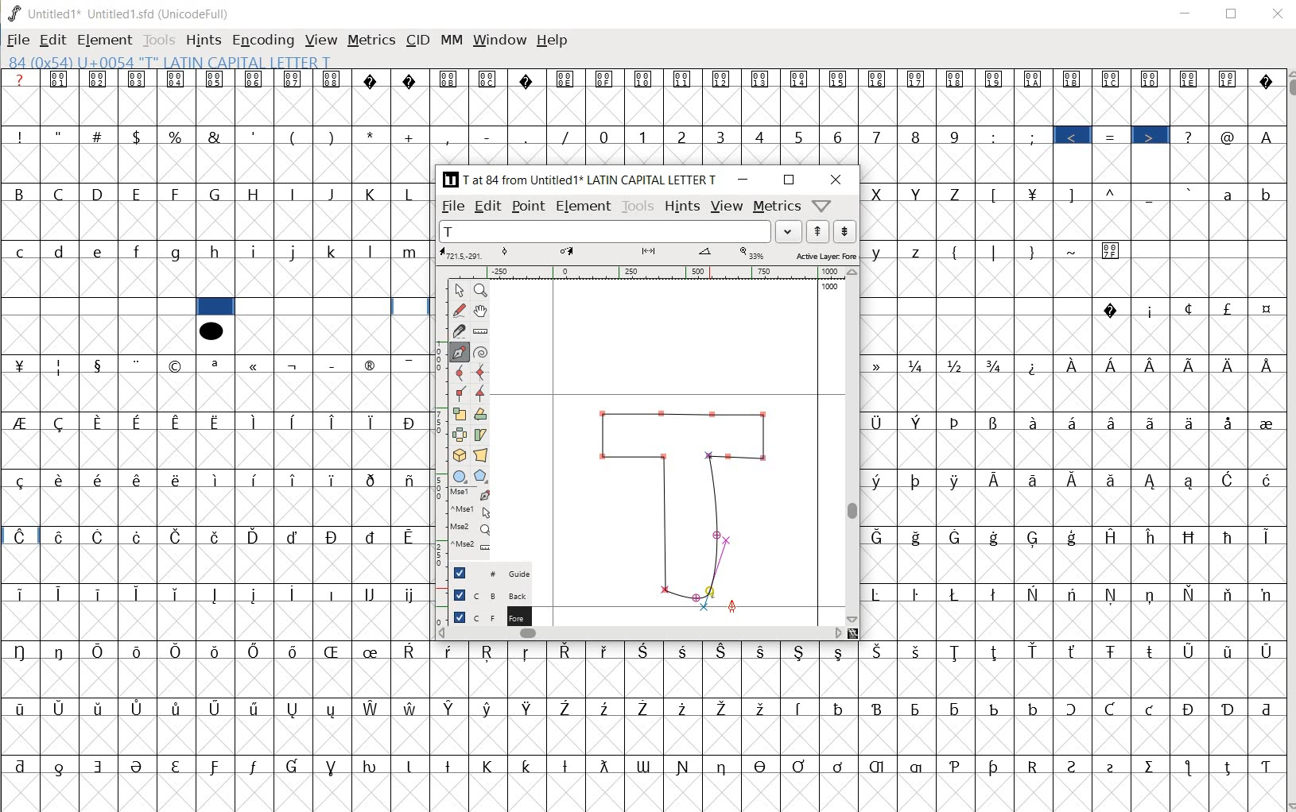  What do you see at coordinates (956, 764) in the screenshot?
I see `Symbol` at bounding box center [956, 764].